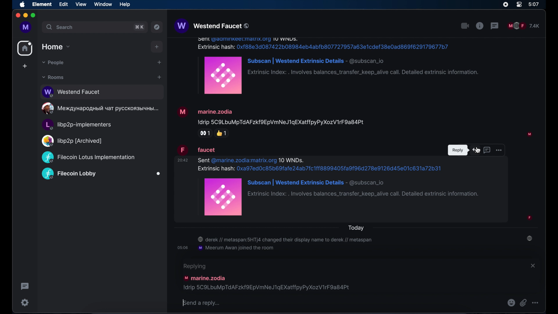 This screenshot has height=314, width=558. I want to click on explore public rooms, so click(157, 27).